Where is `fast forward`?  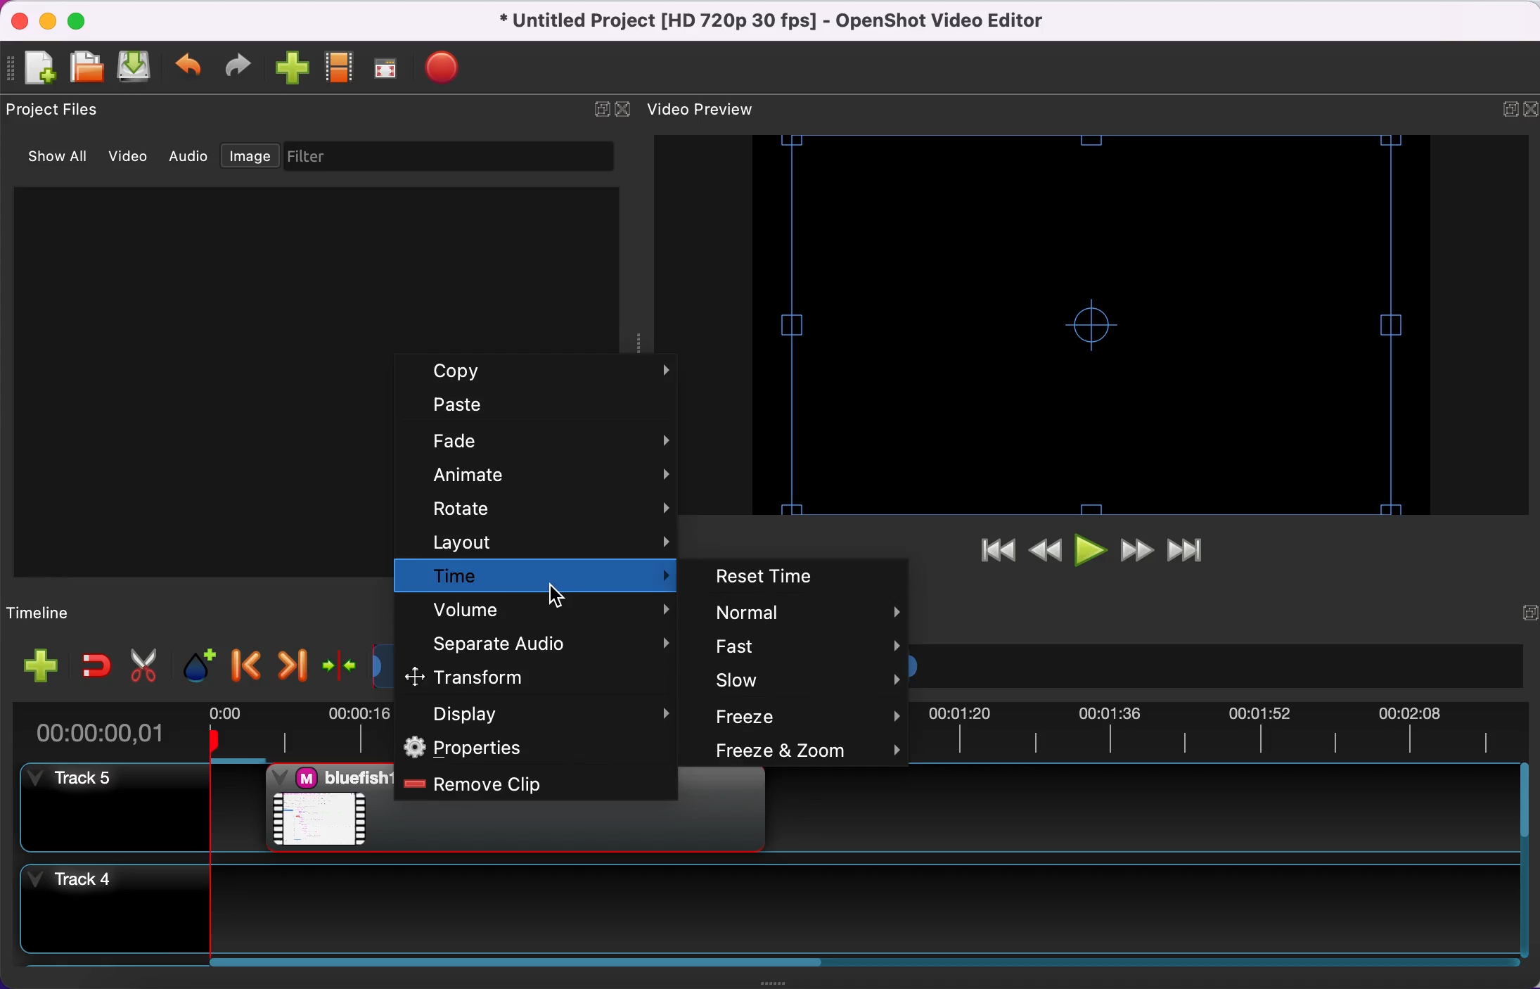
fast forward is located at coordinates (1138, 551).